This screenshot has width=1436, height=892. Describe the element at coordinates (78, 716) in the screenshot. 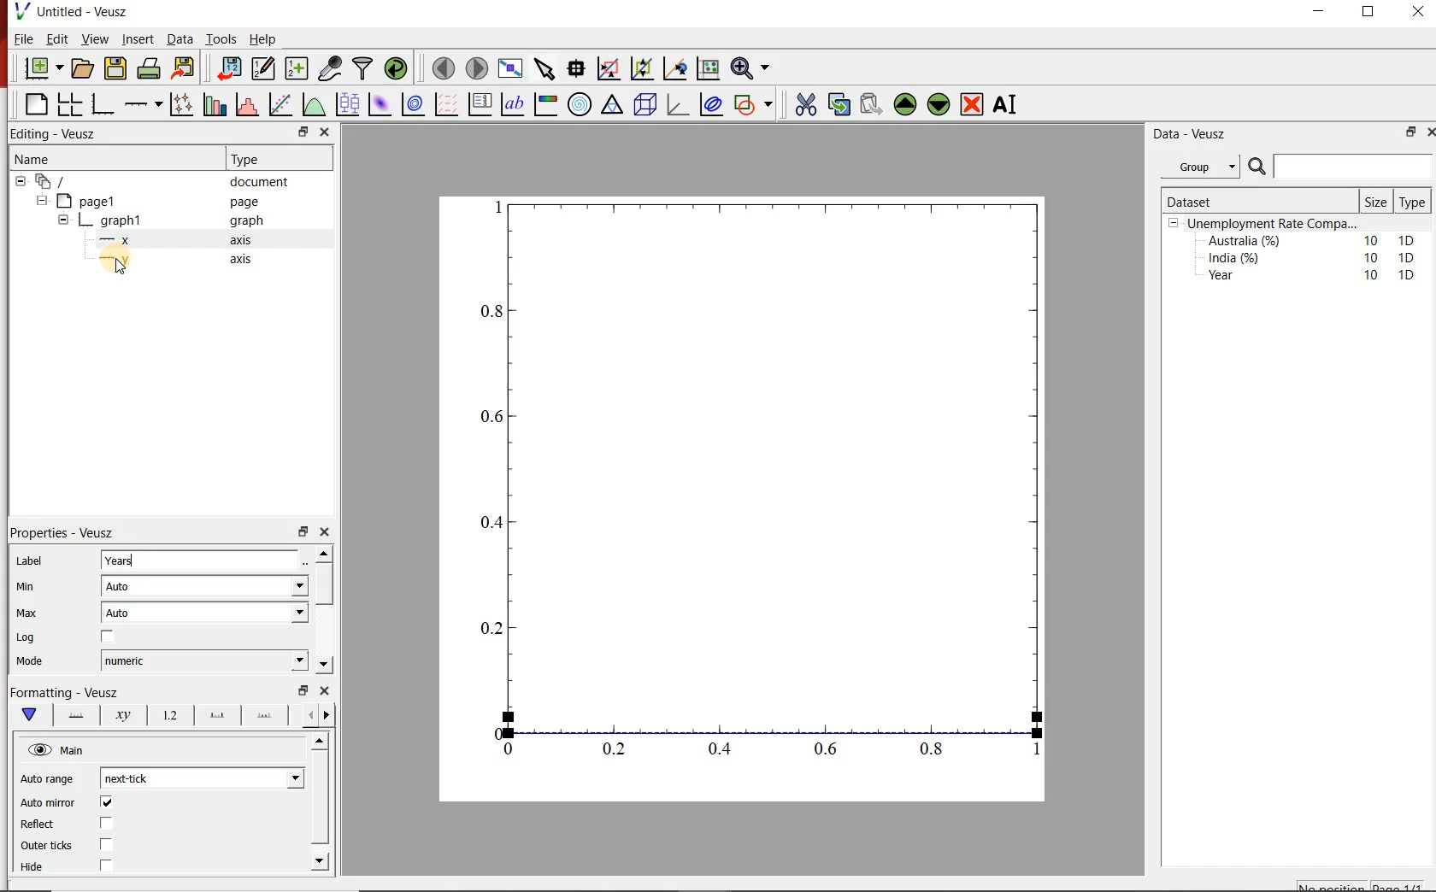

I see `axis lines` at that location.